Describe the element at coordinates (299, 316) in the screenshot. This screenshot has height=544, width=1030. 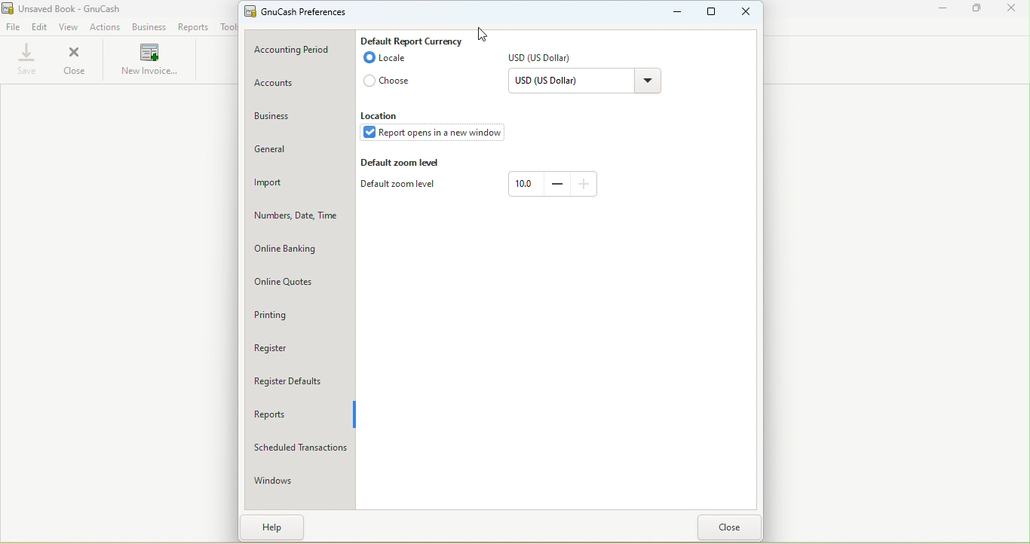
I see `Printing` at that location.